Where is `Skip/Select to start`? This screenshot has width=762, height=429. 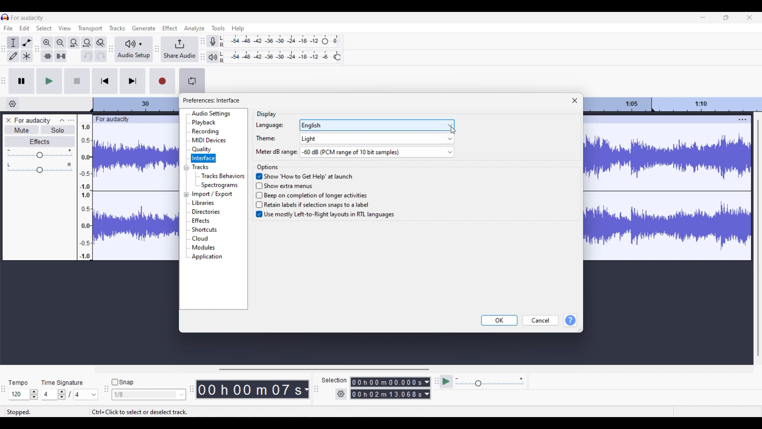
Skip/Select to start is located at coordinates (105, 81).